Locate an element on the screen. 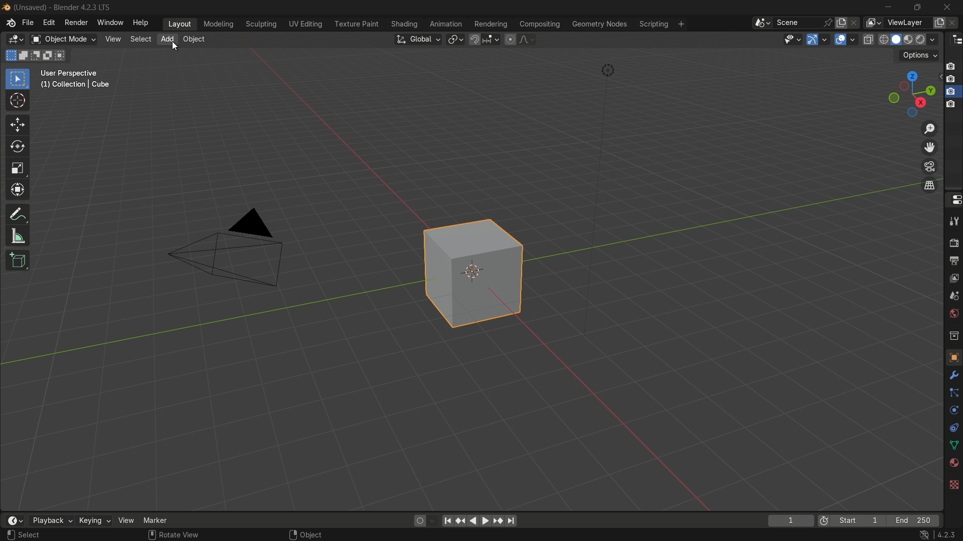 Image resolution: width=963 pixels, height=541 pixels. object is located at coordinates (953, 357).